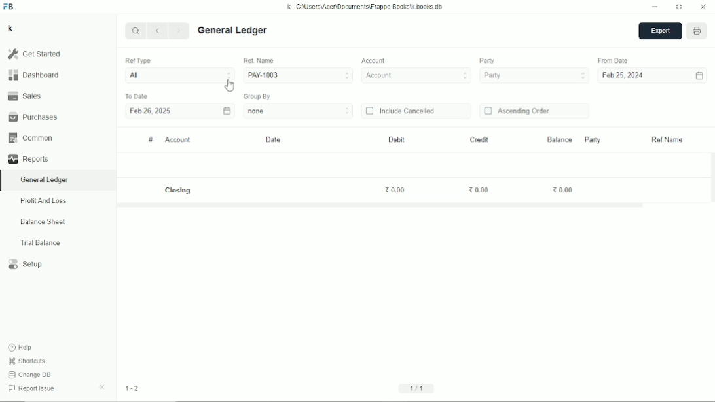 This screenshot has width=715, height=402. What do you see at coordinates (178, 140) in the screenshot?
I see `Account` at bounding box center [178, 140].